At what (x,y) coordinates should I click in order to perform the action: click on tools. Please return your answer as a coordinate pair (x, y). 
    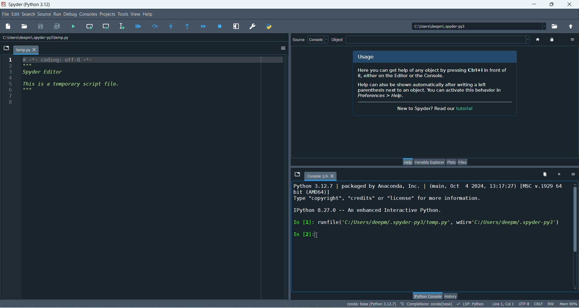
    Looking at the image, I should click on (123, 14).